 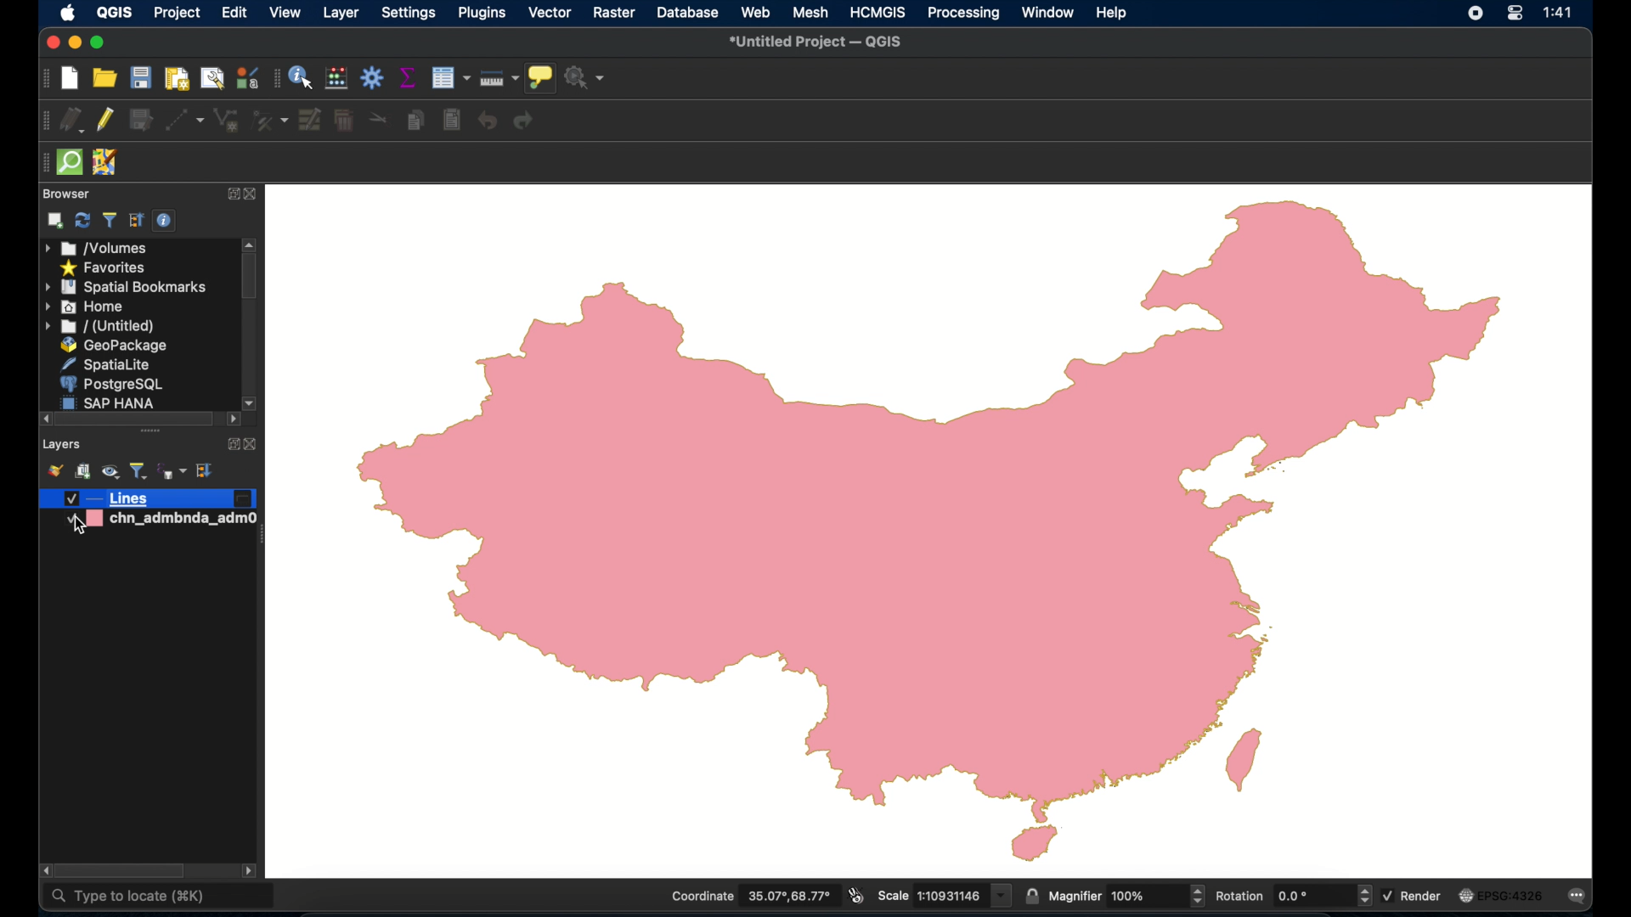 I want to click on no action selected, so click(x=586, y=77).